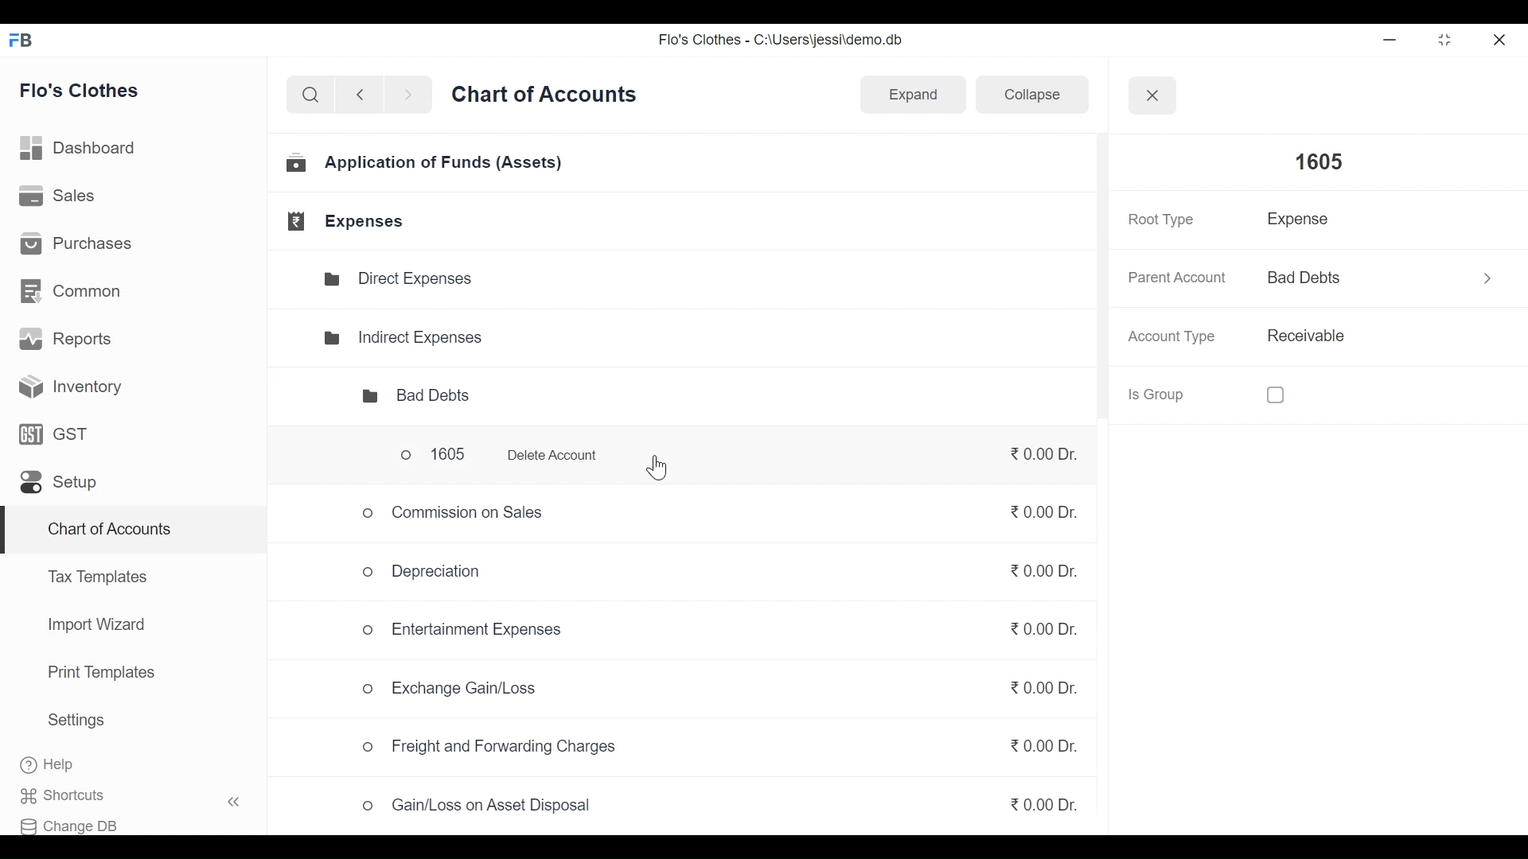 The width and height of the screenshot is (1528, 859). Describe the element at coordinates (1039, 453) in the screenshot. I see `0.00 Dr.` at that location.